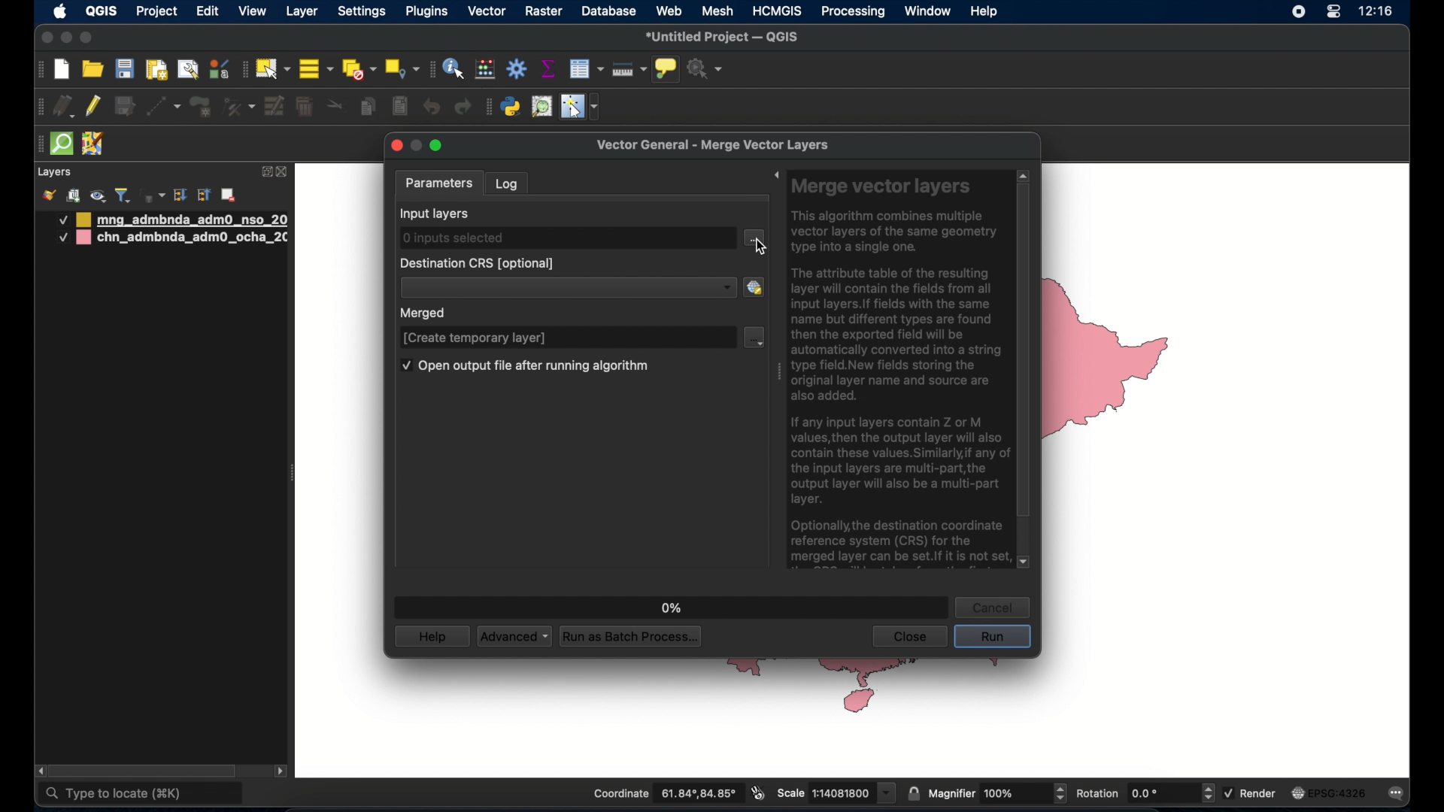 The image size is (1444, 812). I want to click on lock scale, so click(913, 792).